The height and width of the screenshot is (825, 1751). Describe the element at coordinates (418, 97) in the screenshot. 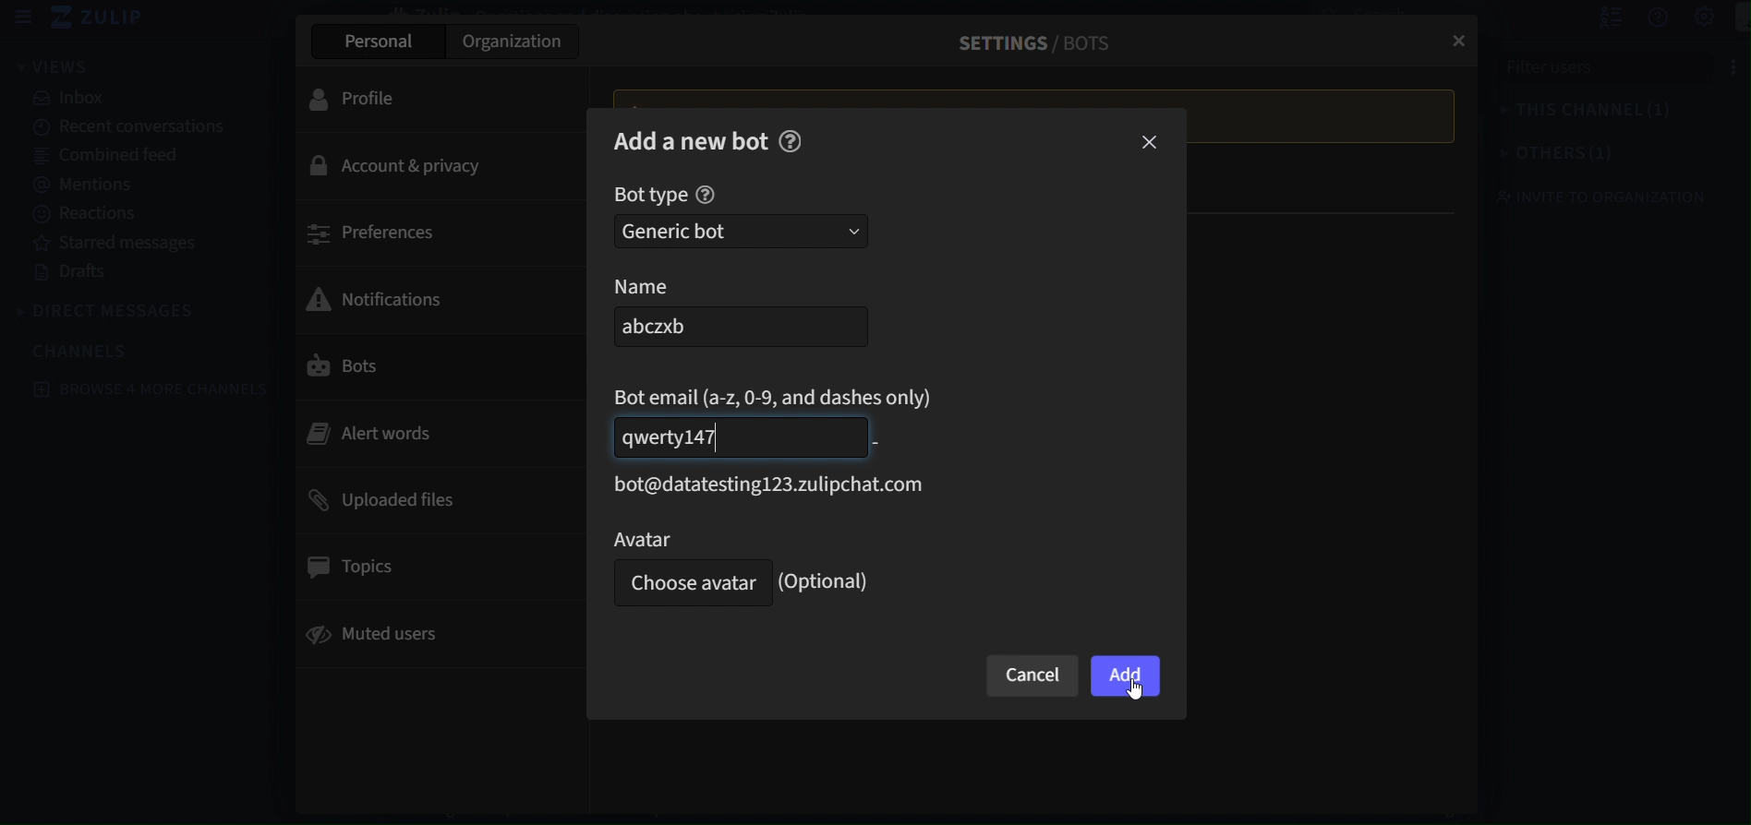

I see `profile` at that location.